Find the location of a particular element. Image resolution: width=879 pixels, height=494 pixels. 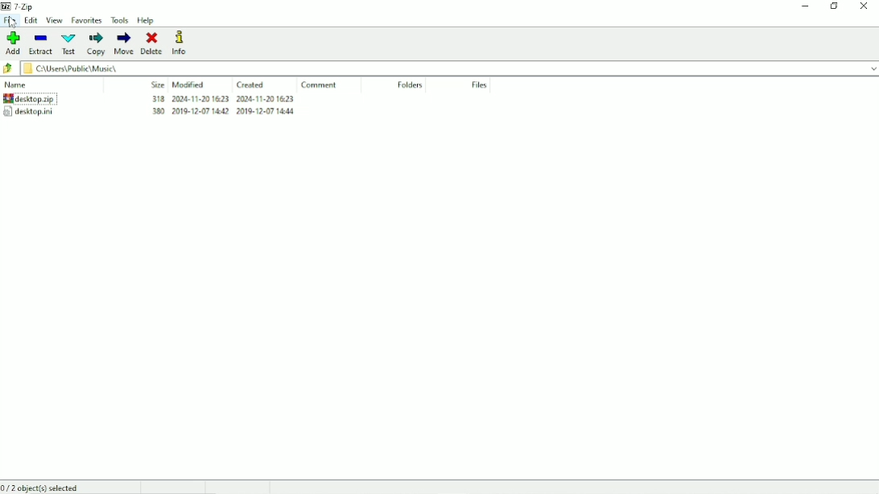

Name is located at coordinates (18, 84).